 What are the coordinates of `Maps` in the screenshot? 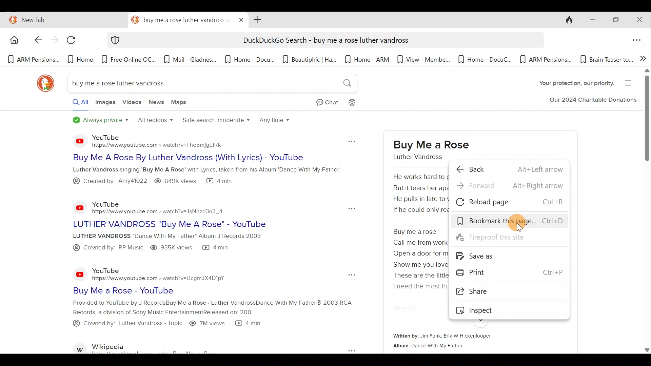 It's located at (181, 103).